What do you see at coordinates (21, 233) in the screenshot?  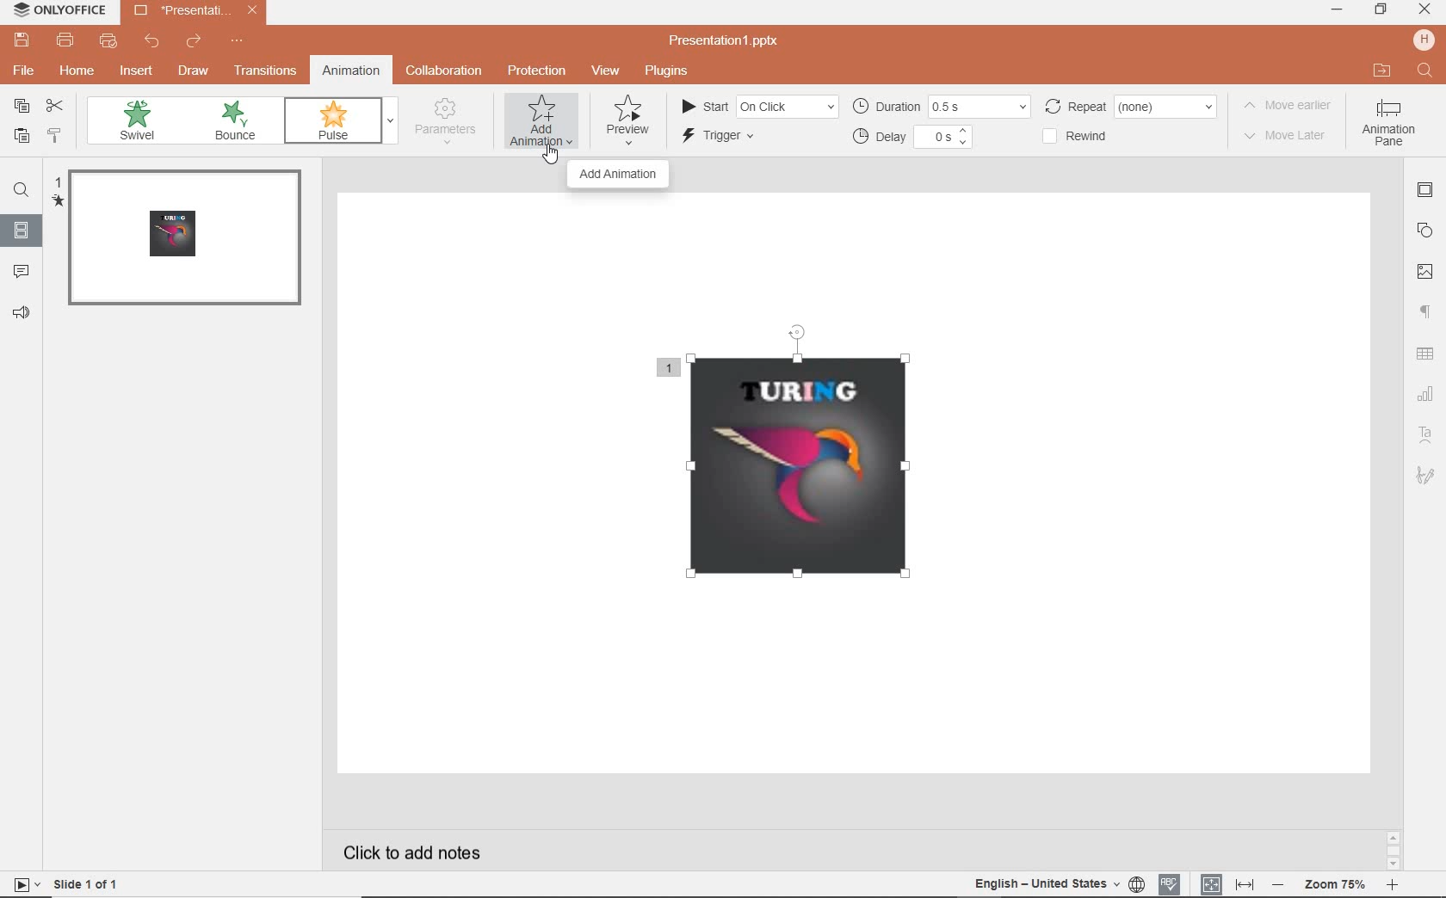 I see `slides` at bounding box center [21, 233].